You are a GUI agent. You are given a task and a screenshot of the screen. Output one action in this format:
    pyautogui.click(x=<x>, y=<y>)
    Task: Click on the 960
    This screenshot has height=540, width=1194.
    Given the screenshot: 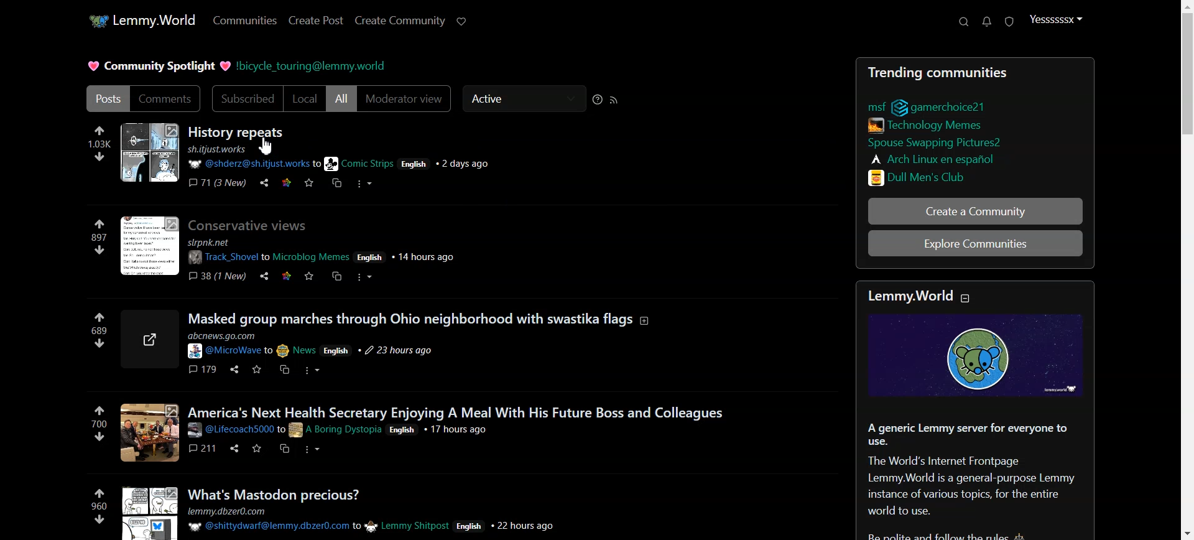 What is the action you would take?
    pyautogui.click(x=96, y=510)
    